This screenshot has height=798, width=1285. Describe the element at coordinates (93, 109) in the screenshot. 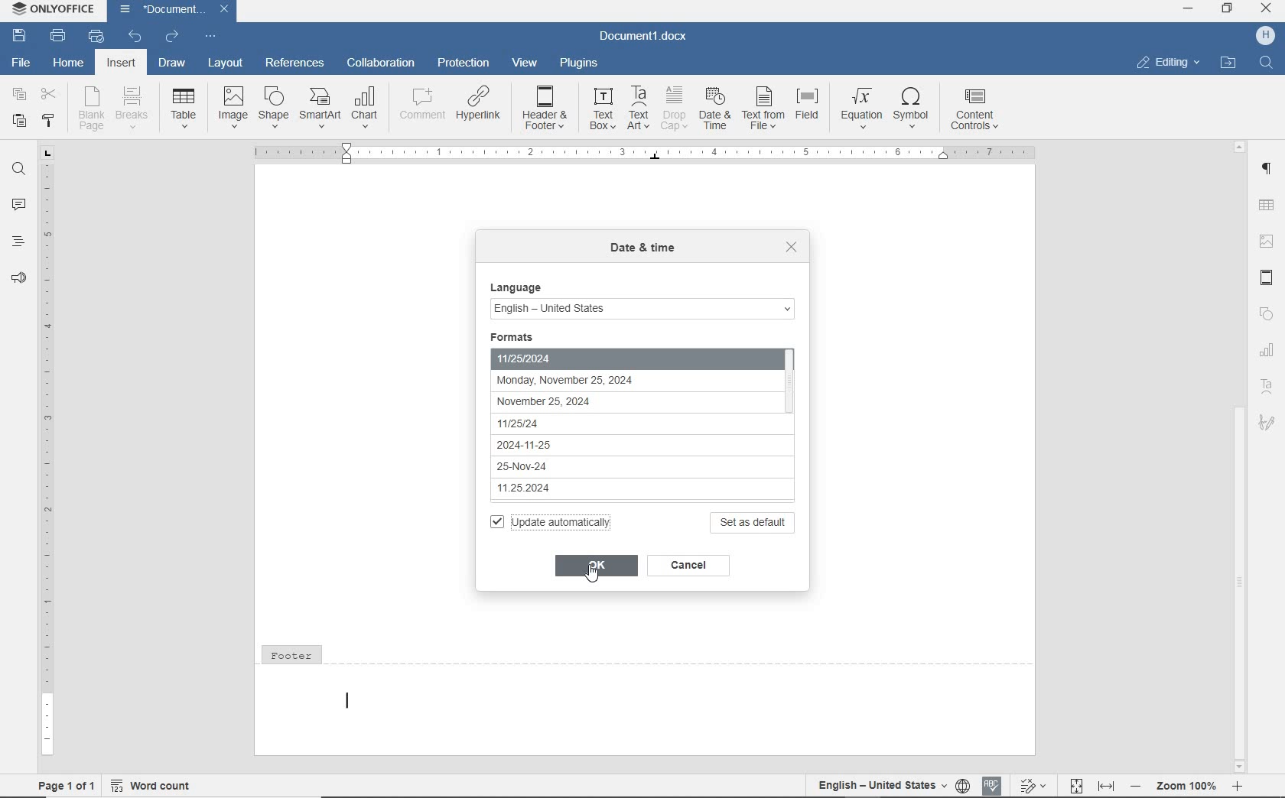

I see `blank page` at that location.